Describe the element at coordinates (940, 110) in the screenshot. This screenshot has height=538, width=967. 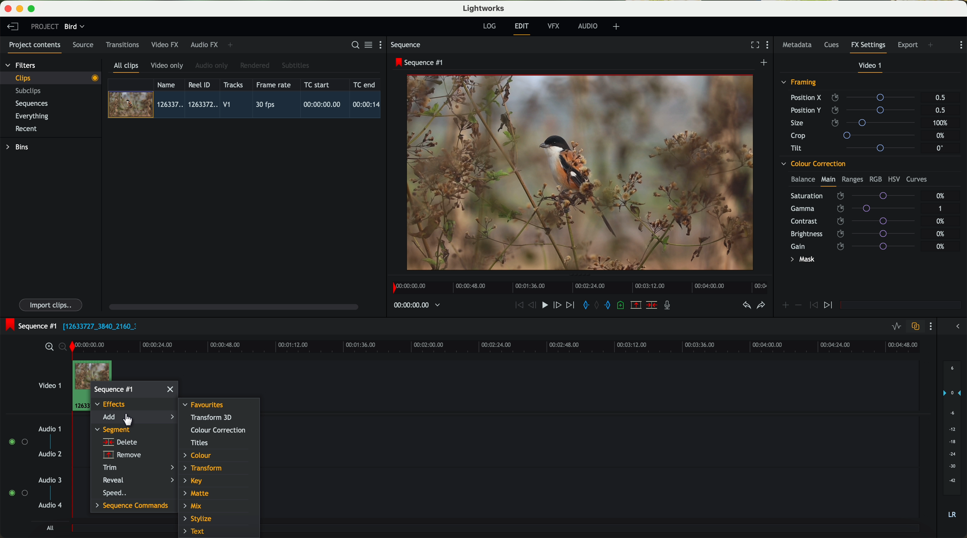
I see `0.5` at that location.